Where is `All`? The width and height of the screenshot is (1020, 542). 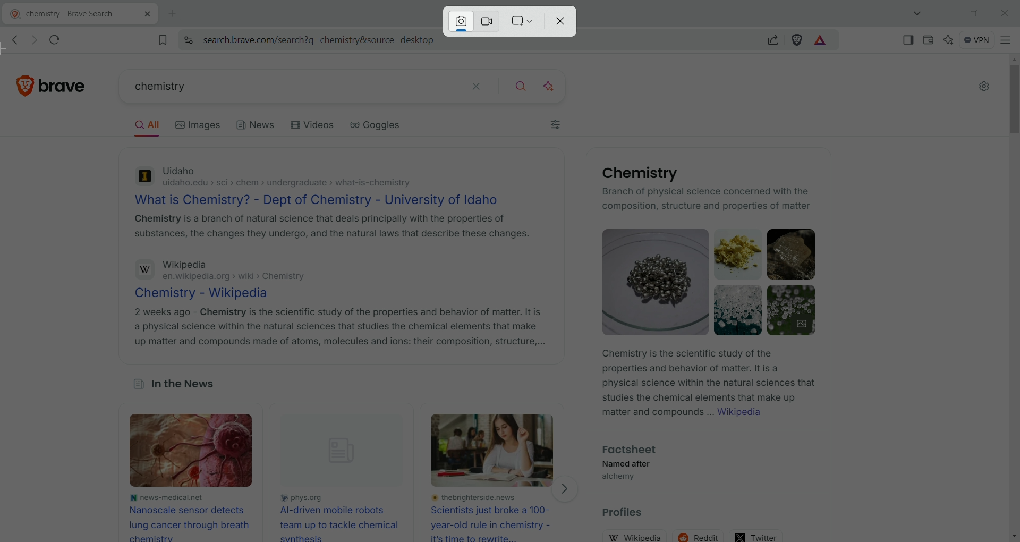
All is located at coordinates (151, 126).